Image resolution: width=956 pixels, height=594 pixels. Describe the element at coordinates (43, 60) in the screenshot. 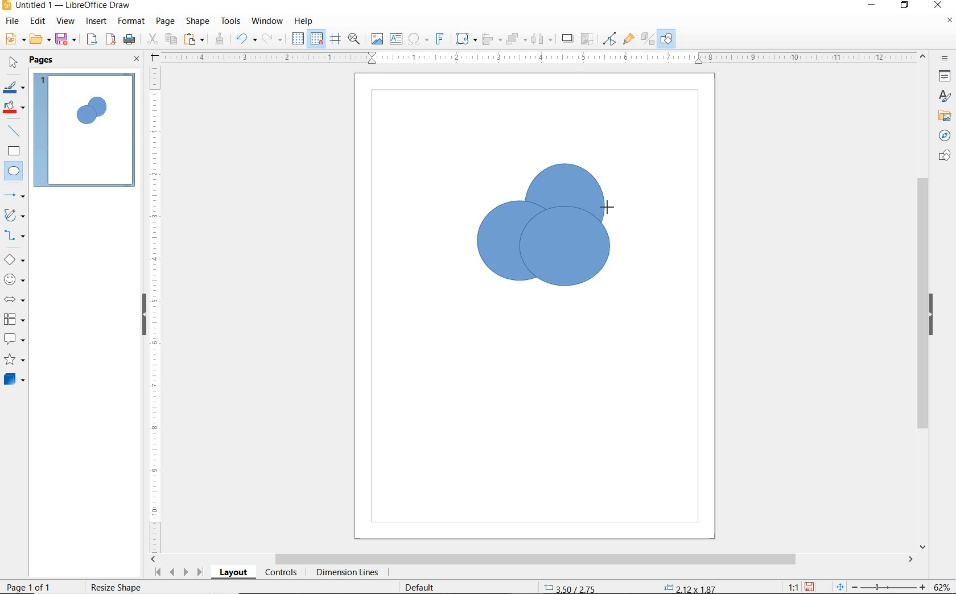

I see `PAGES` at that location.